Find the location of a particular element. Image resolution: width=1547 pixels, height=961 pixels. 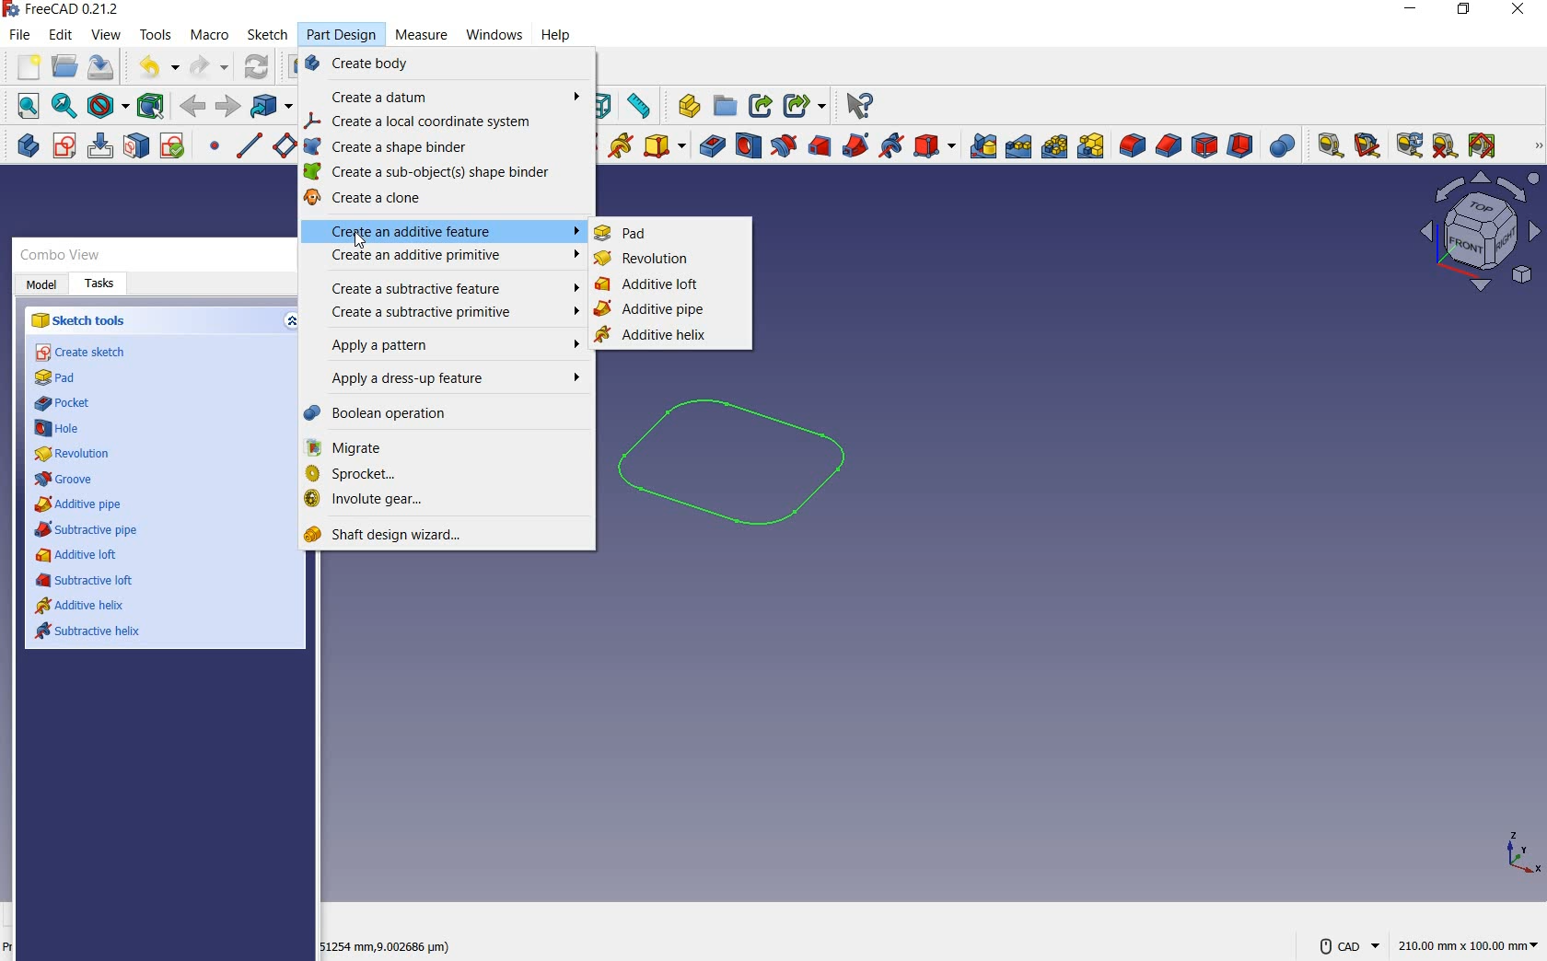

view is located at coordinates (106, 35).